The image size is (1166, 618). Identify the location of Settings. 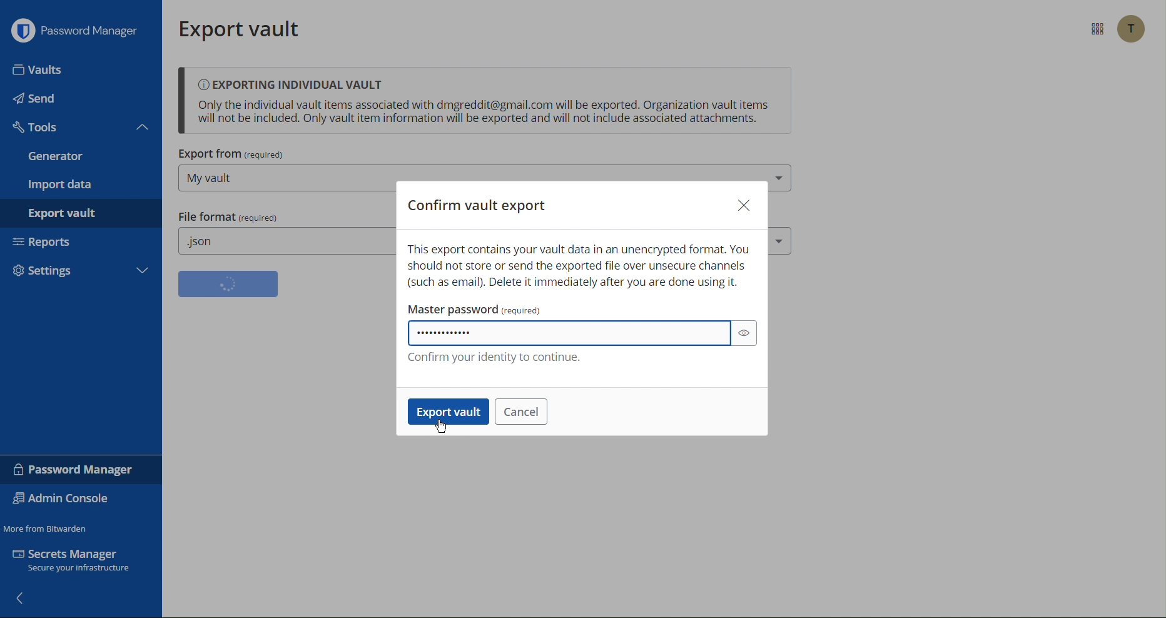
(83, 275).